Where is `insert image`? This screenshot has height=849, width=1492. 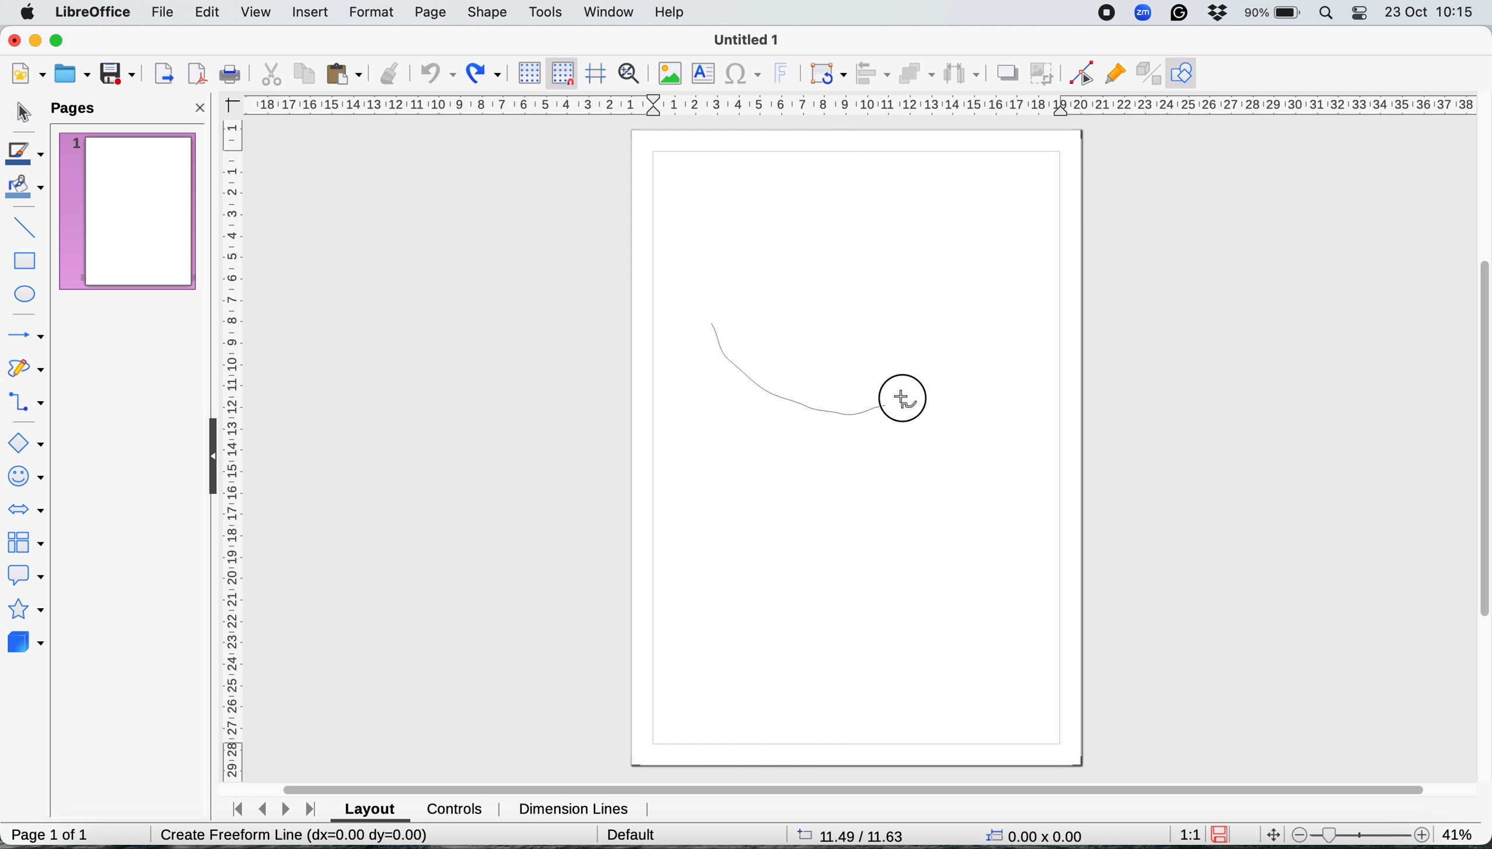 insert image is located at coordinates (673, 75).